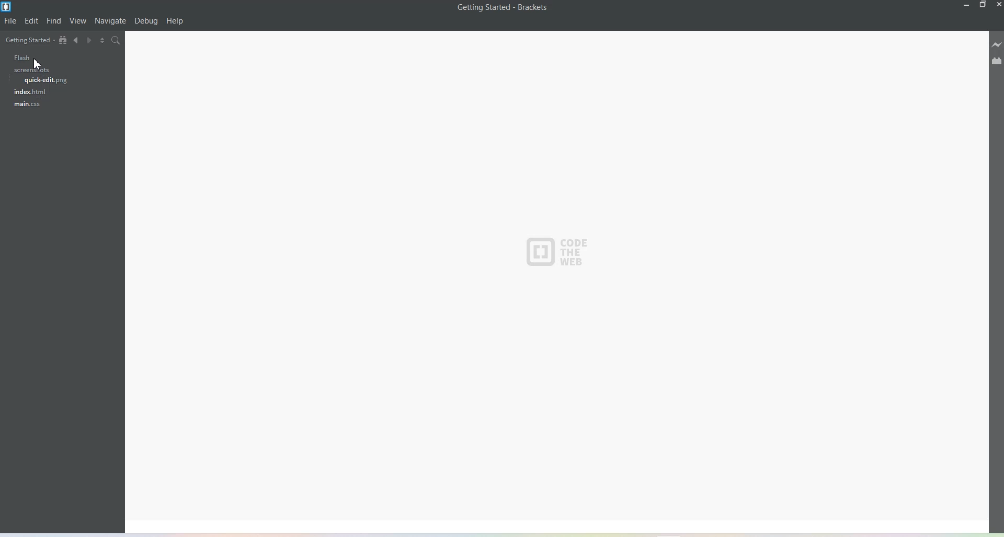  Describe the element at coordinates (92, 42) in the screenshot. I see `Navigate Forwards` at that location.